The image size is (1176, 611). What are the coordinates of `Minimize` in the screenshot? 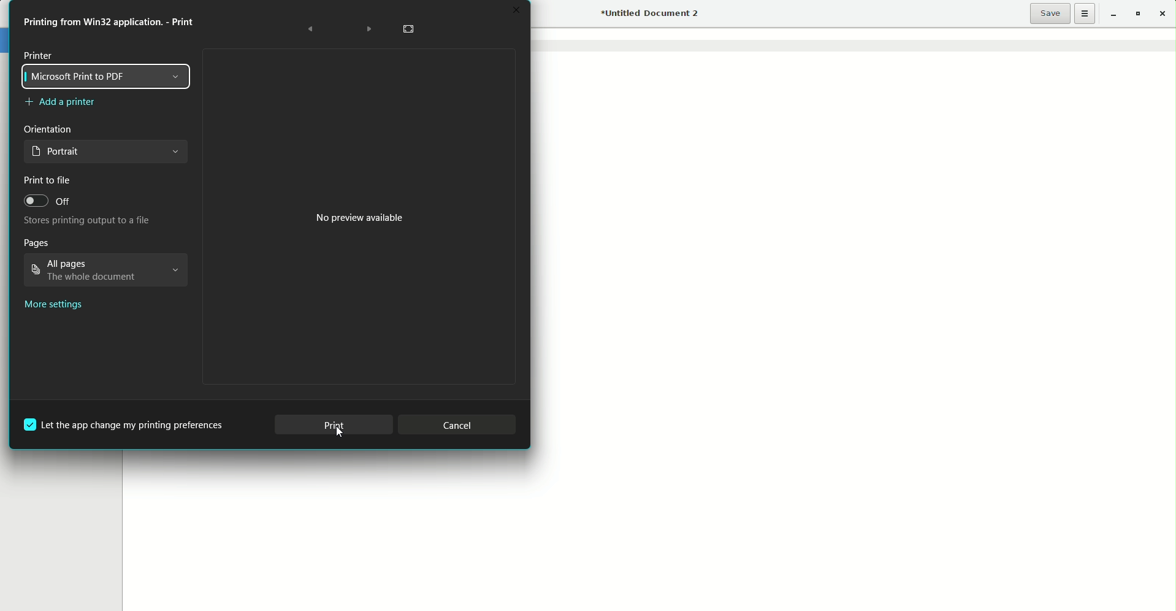 It's located at (1111, 13).